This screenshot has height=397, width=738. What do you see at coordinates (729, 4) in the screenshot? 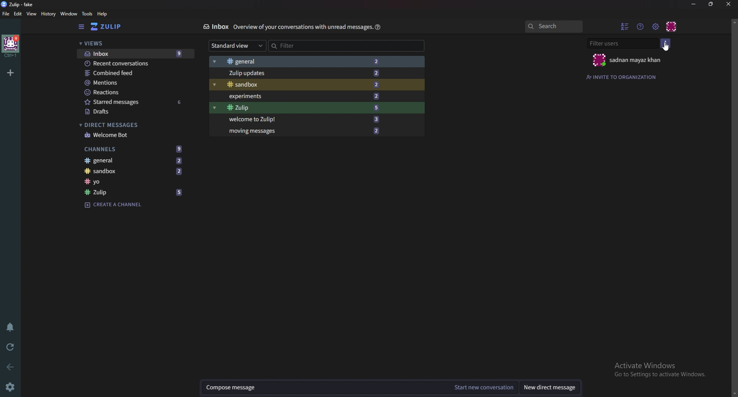
I see `close` at bounding box center [729, 4].